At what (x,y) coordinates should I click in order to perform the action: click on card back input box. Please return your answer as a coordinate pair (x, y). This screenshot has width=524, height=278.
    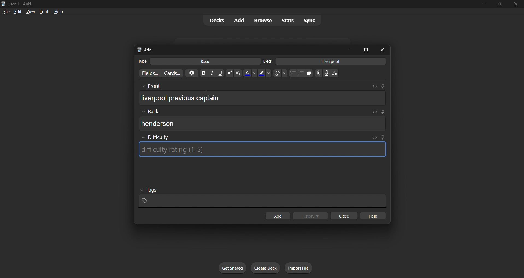
    Looking at the image, I should click on (264, 121).